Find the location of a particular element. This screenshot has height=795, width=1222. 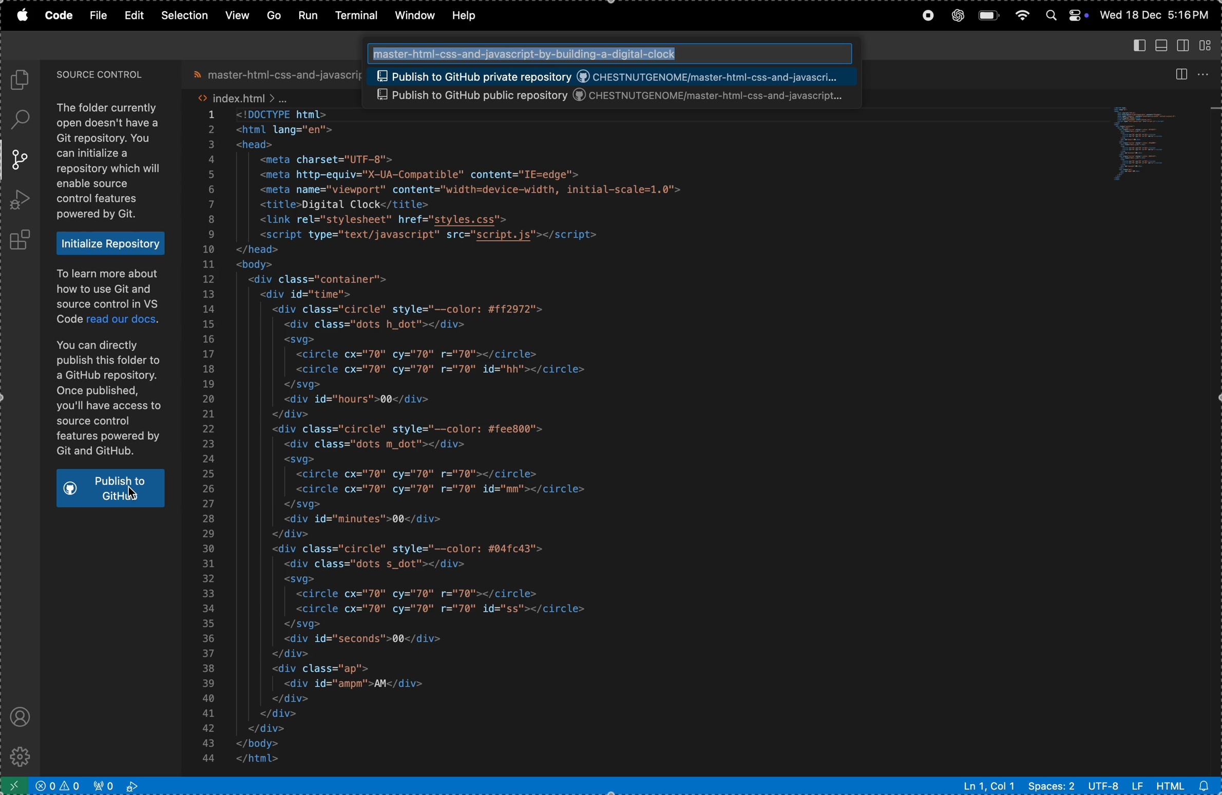

<div id="hours">00</div> is located at coordinates (364, 400).